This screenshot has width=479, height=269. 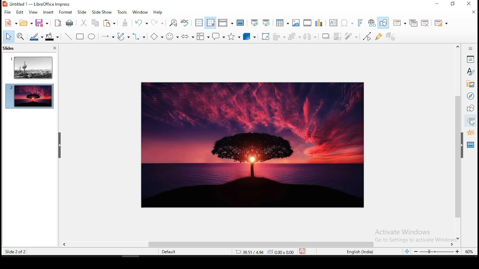 I want to click on close, so click(x=55, y=48).